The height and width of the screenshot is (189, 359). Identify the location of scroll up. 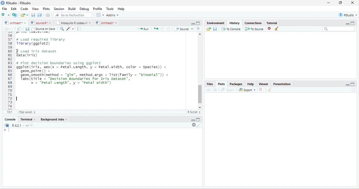
(200, 34).